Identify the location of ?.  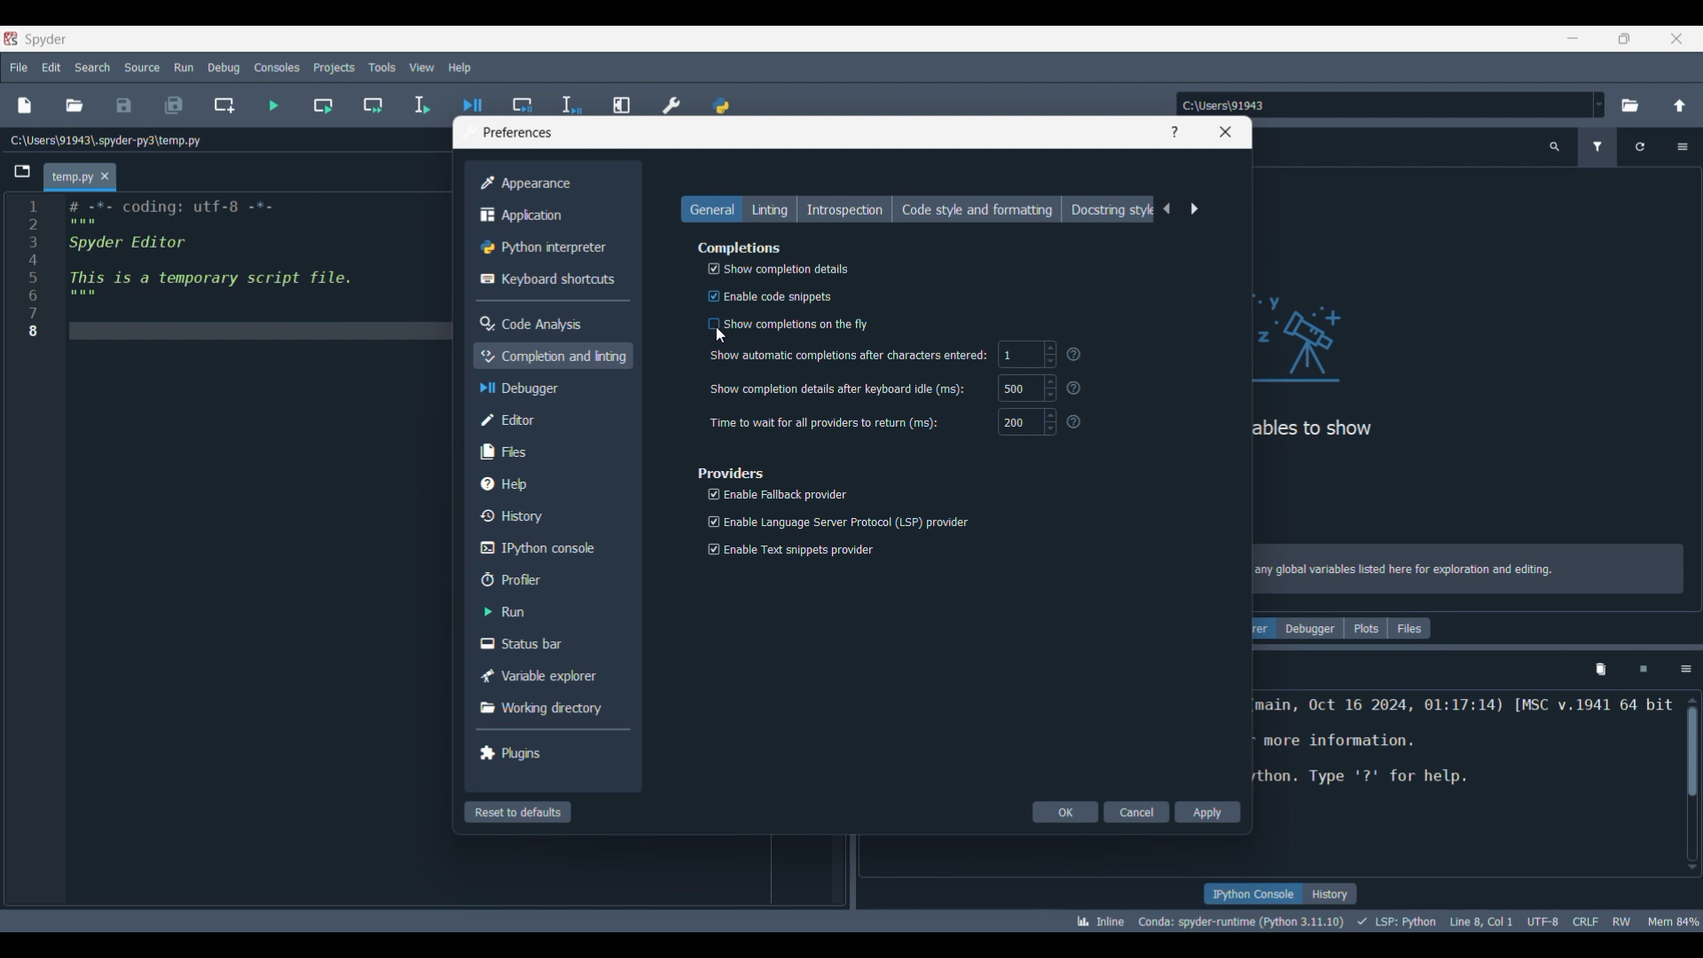
(1078, 424).